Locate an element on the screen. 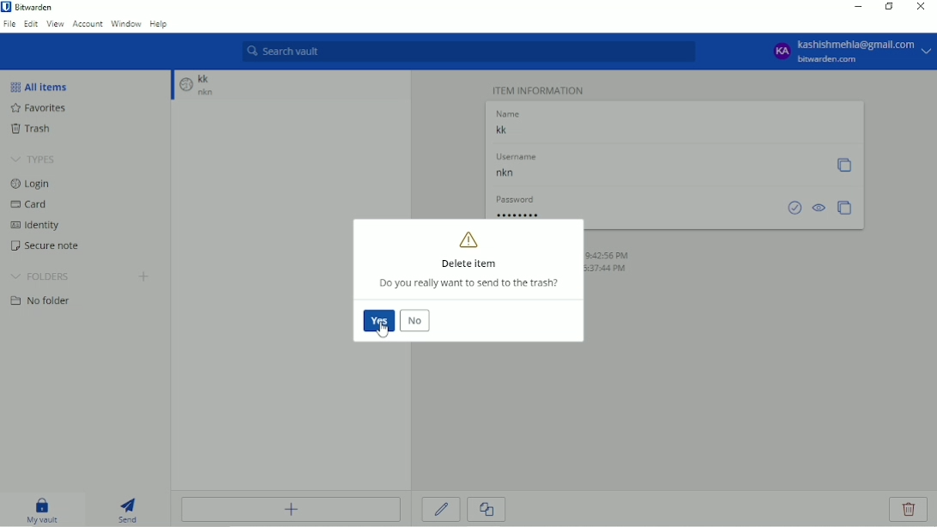  Edit is located at coordinates (31, 24).